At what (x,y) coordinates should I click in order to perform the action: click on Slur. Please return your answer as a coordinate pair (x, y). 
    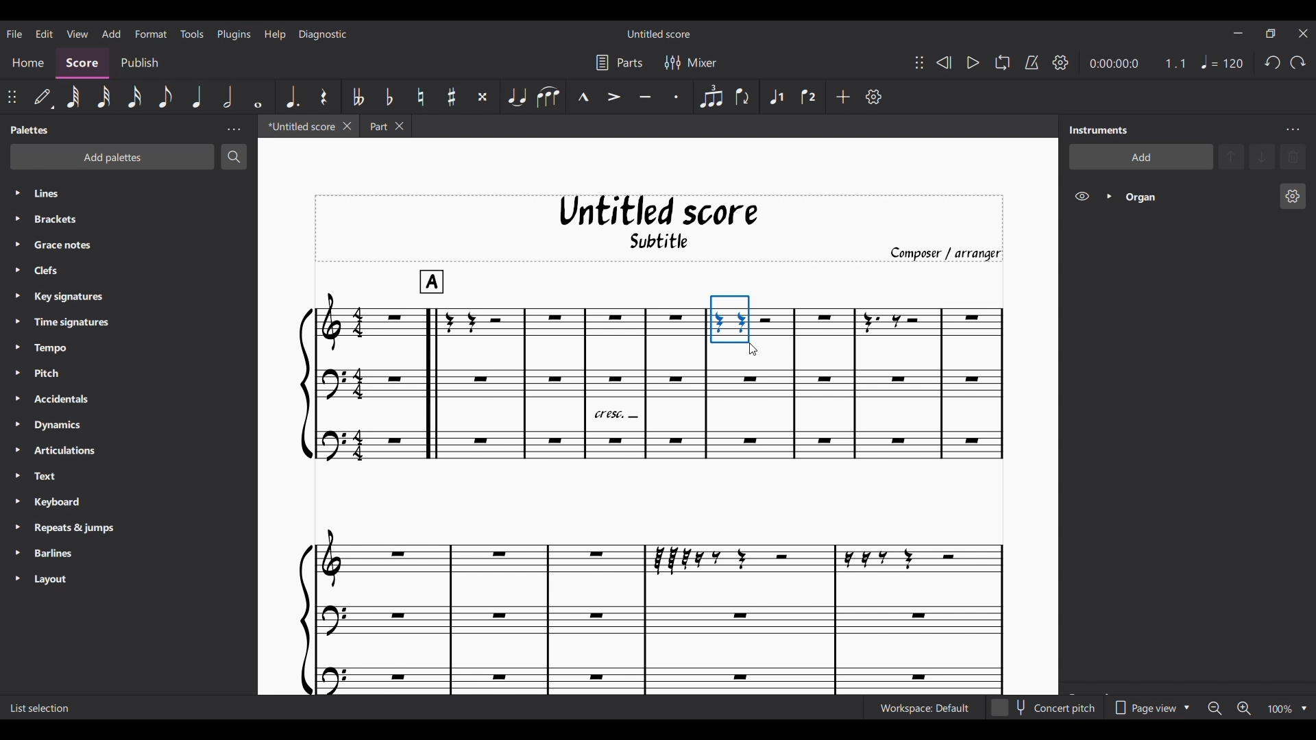
    Looking at the image, I should click on (547, 97).